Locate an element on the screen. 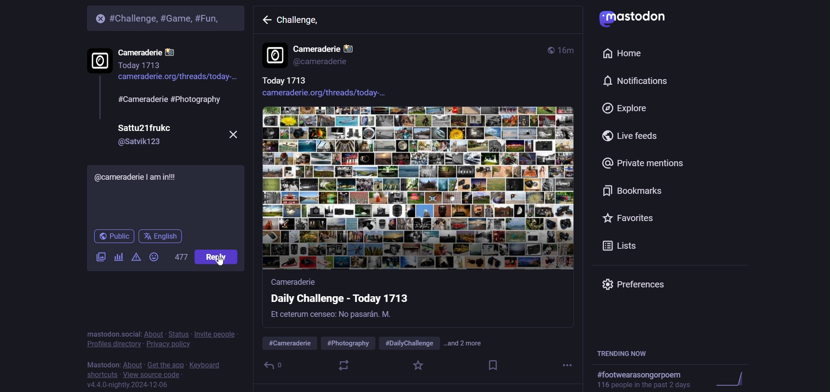  bookmark is located at coordinates (493, 366).